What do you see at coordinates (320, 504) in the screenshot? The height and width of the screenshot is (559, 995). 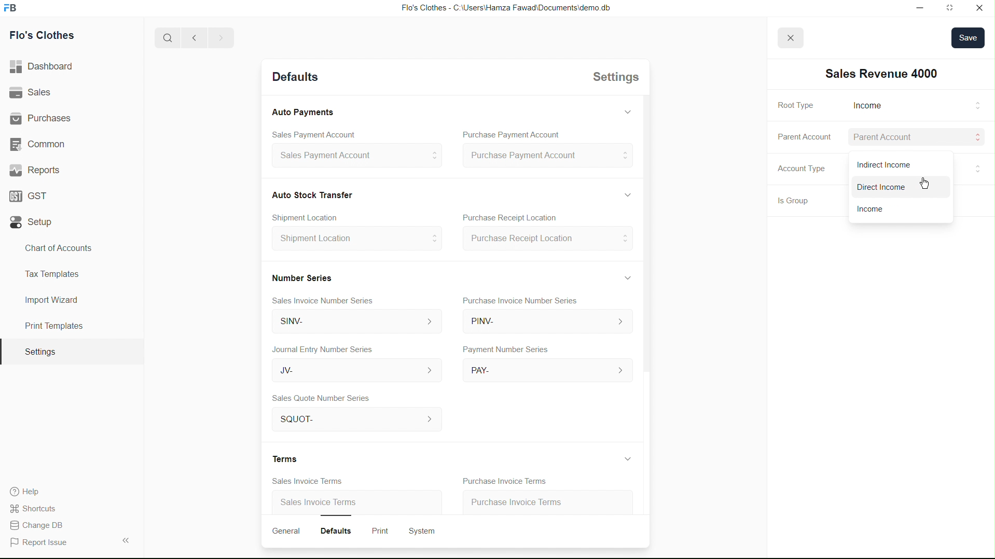 I see `Sales Invoice Terms` at bounding box center [320, 504].